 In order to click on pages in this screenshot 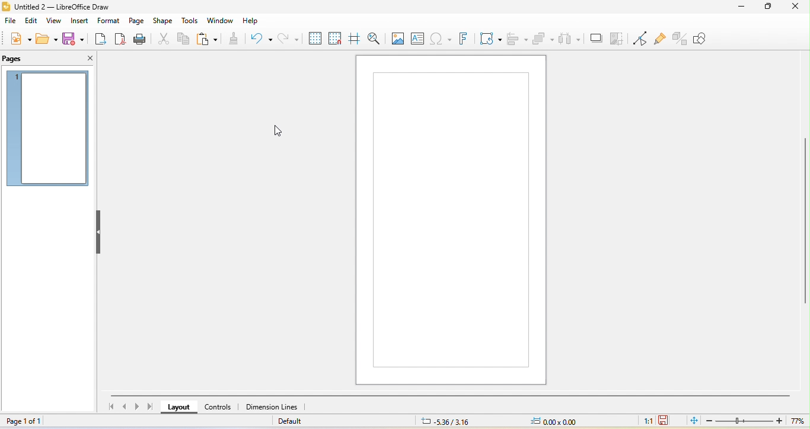, I will do `click(18, 59)`.